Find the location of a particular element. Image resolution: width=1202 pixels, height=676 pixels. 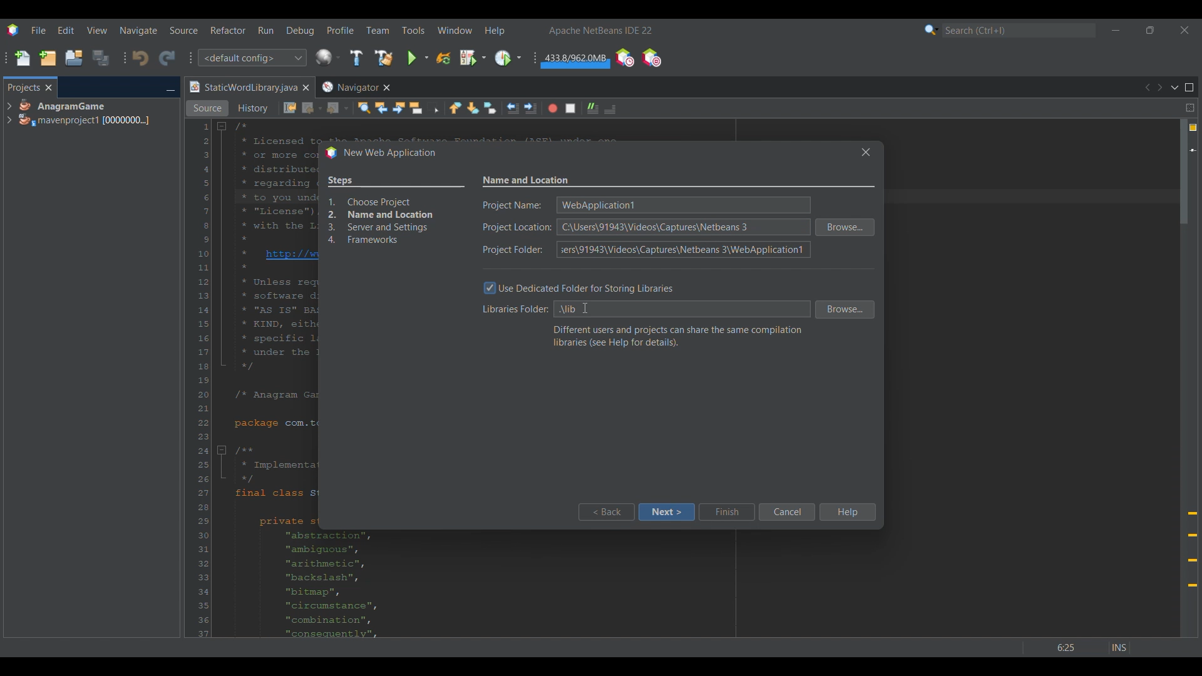

Minimize is located at coordinates (170, 88).